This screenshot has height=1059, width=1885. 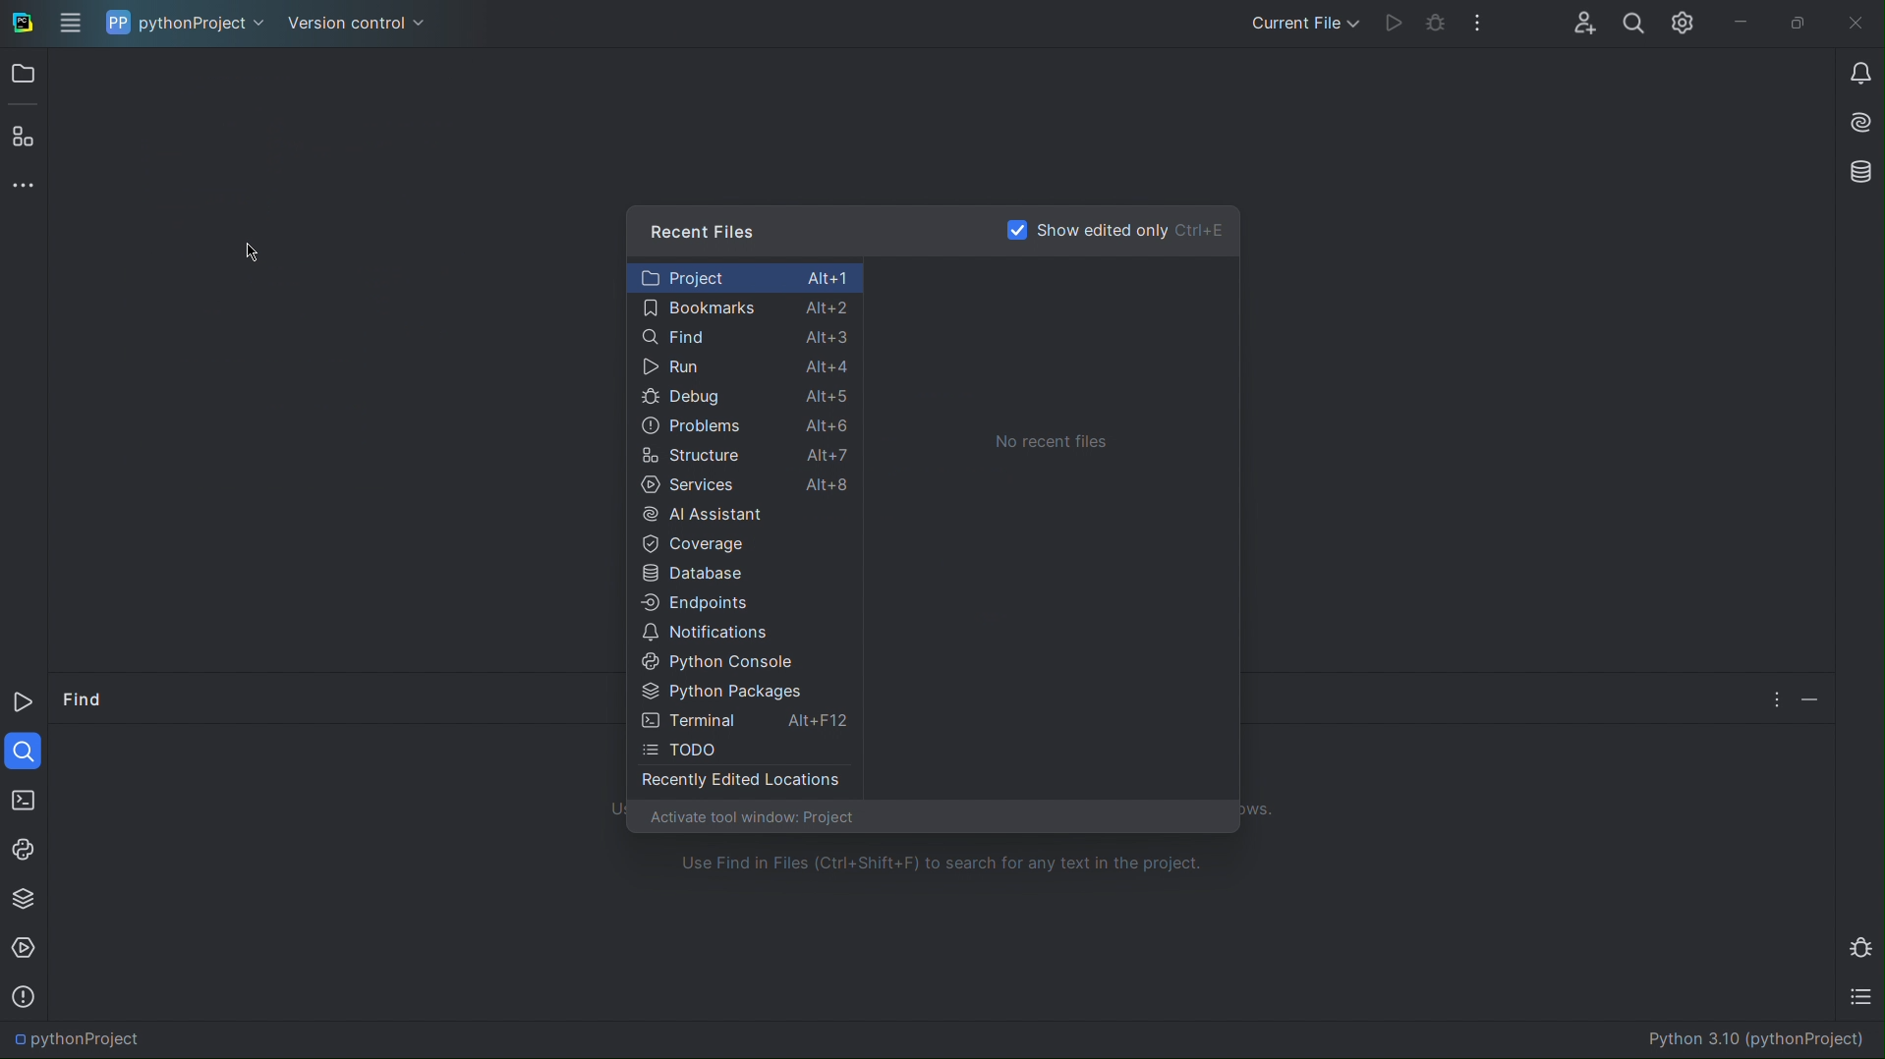 What do you see at coordinates (37, 24) in the screenshot?
I see `Logo` at bounding box center [37, 24].